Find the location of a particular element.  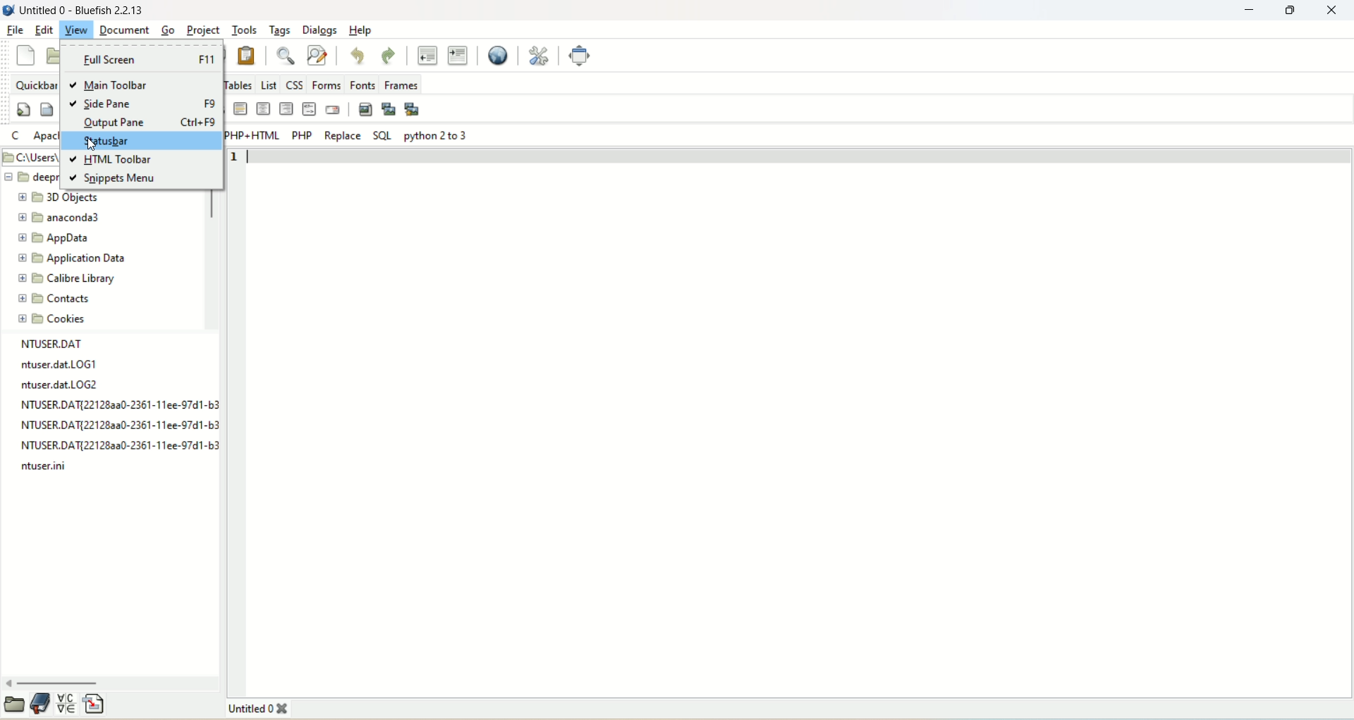

CSS is located at coordinates (294, 83).